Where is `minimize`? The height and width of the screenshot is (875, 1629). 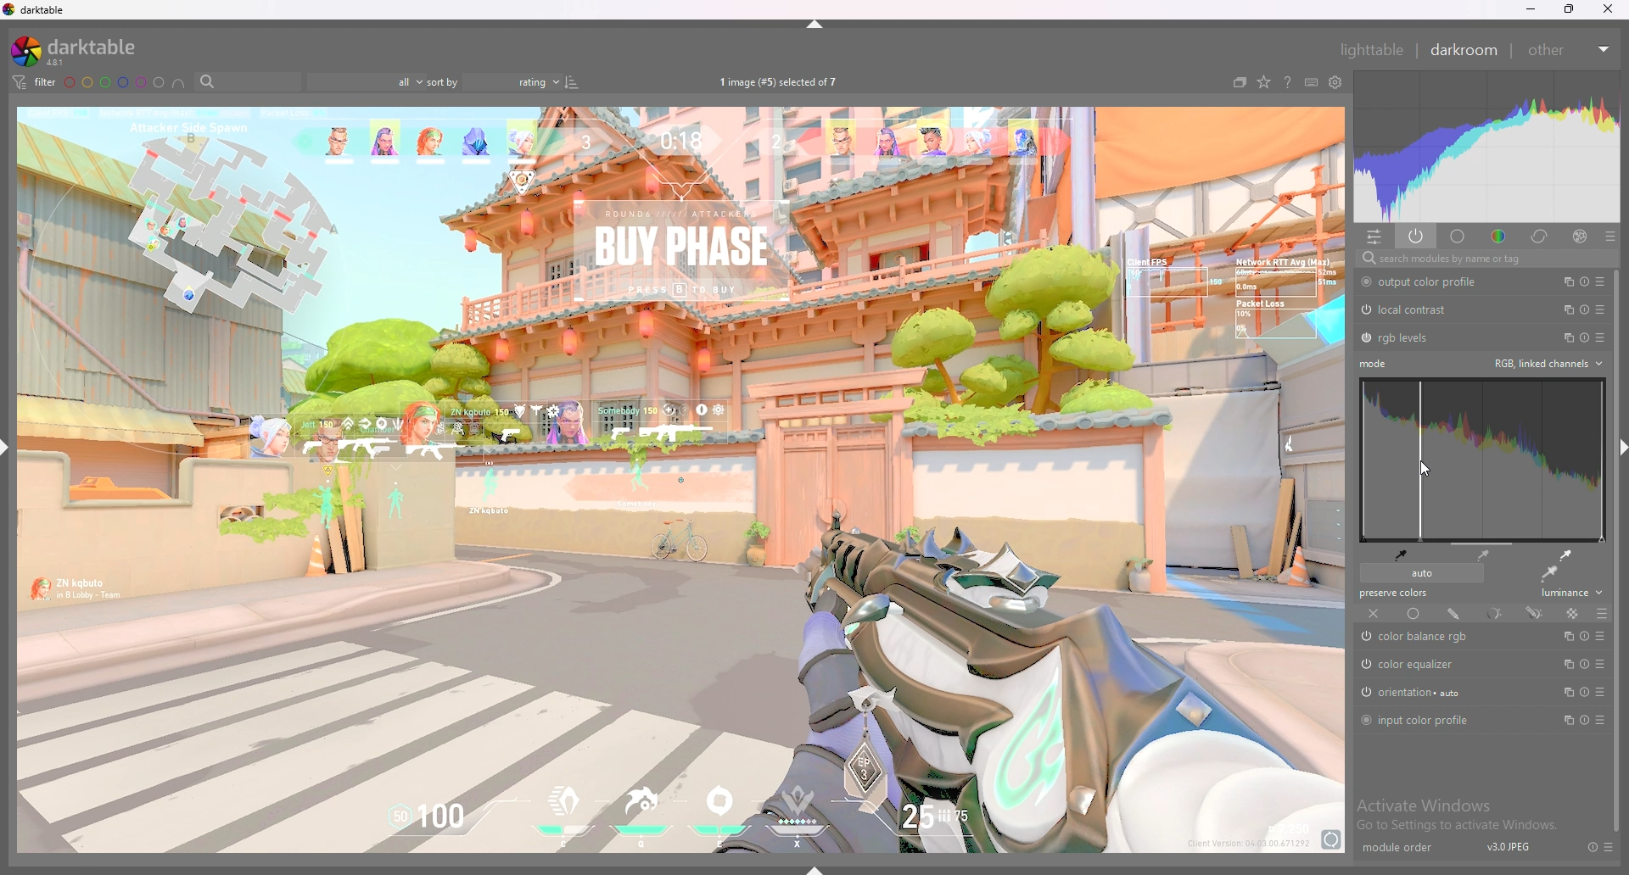
minimize is located at coordinates (1531, 9).